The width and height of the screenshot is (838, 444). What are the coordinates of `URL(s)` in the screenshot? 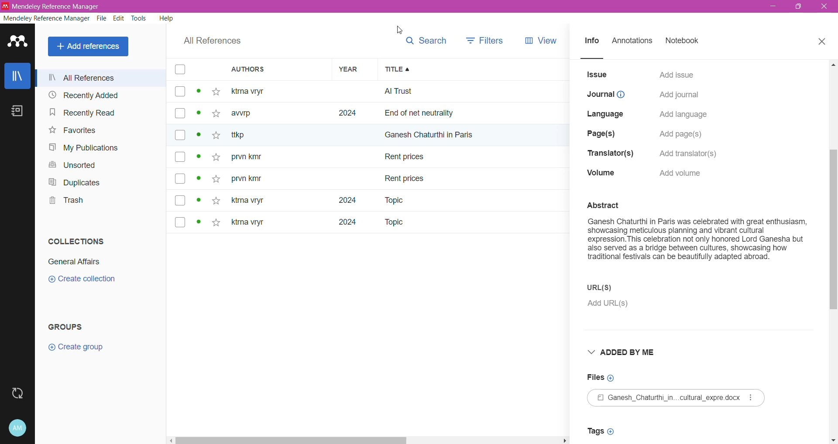 It's located at (617, 287).